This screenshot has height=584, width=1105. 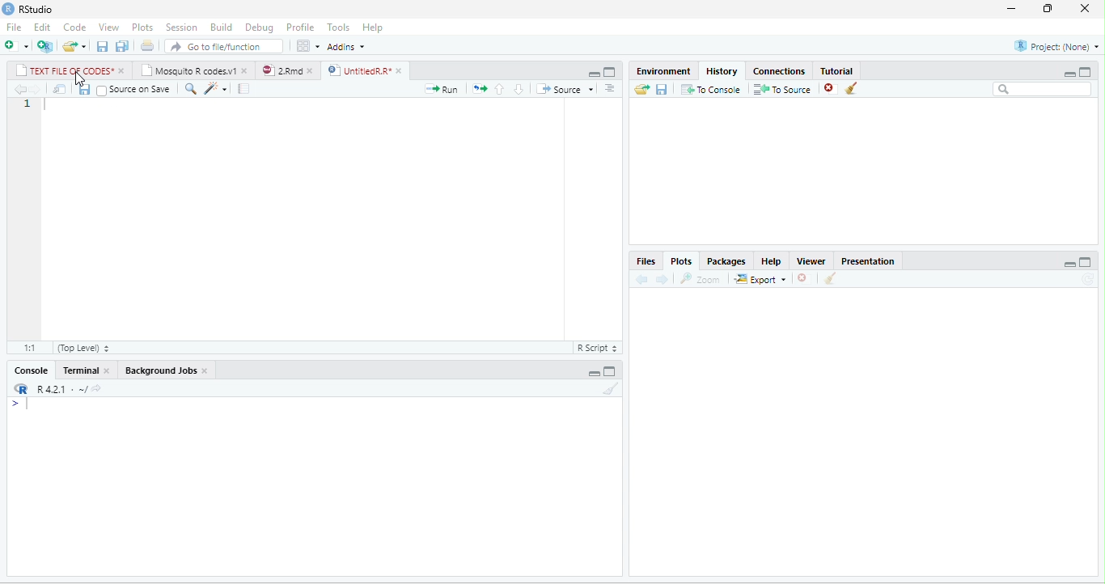 I want to click on R 4.2.1.~/, so click(x=57, y=388).